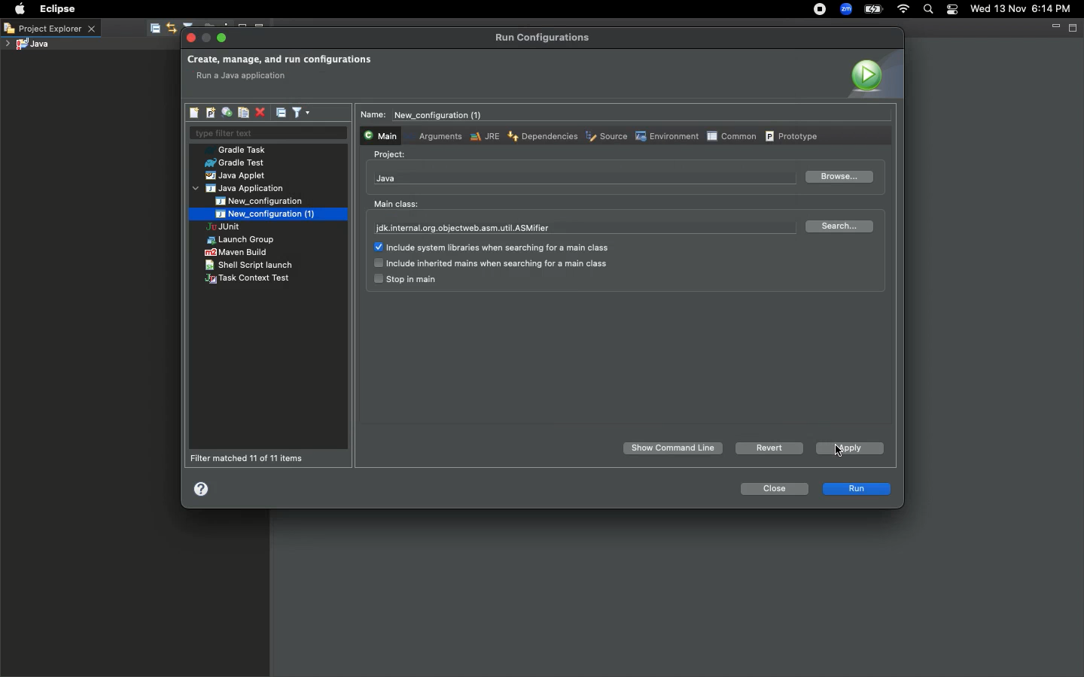 The height and width of the screenshot is (677, 1084). I want to click on Close, so click(192, 38).